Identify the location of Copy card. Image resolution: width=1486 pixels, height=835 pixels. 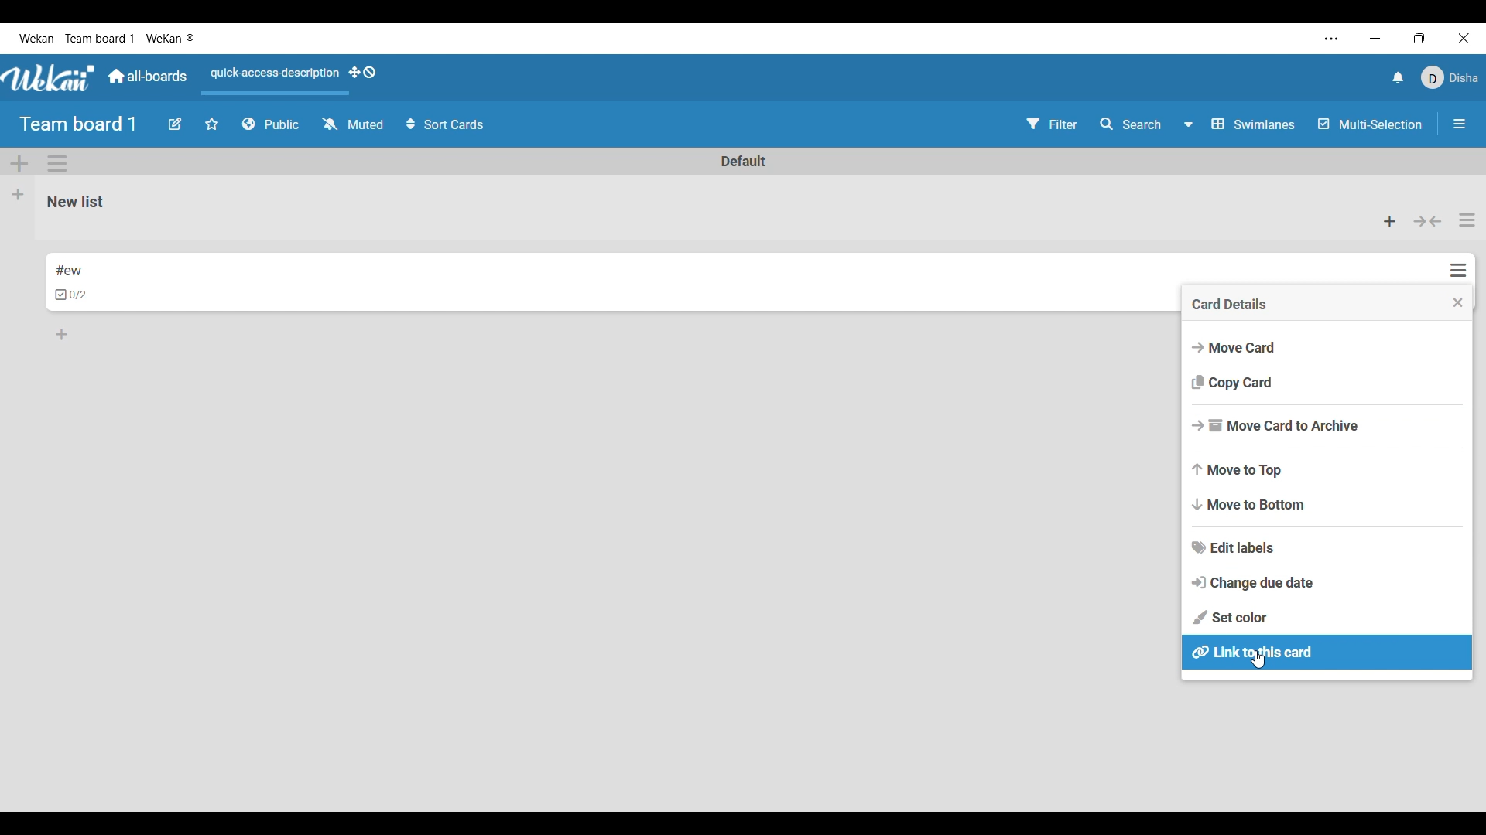
(1327, 383).